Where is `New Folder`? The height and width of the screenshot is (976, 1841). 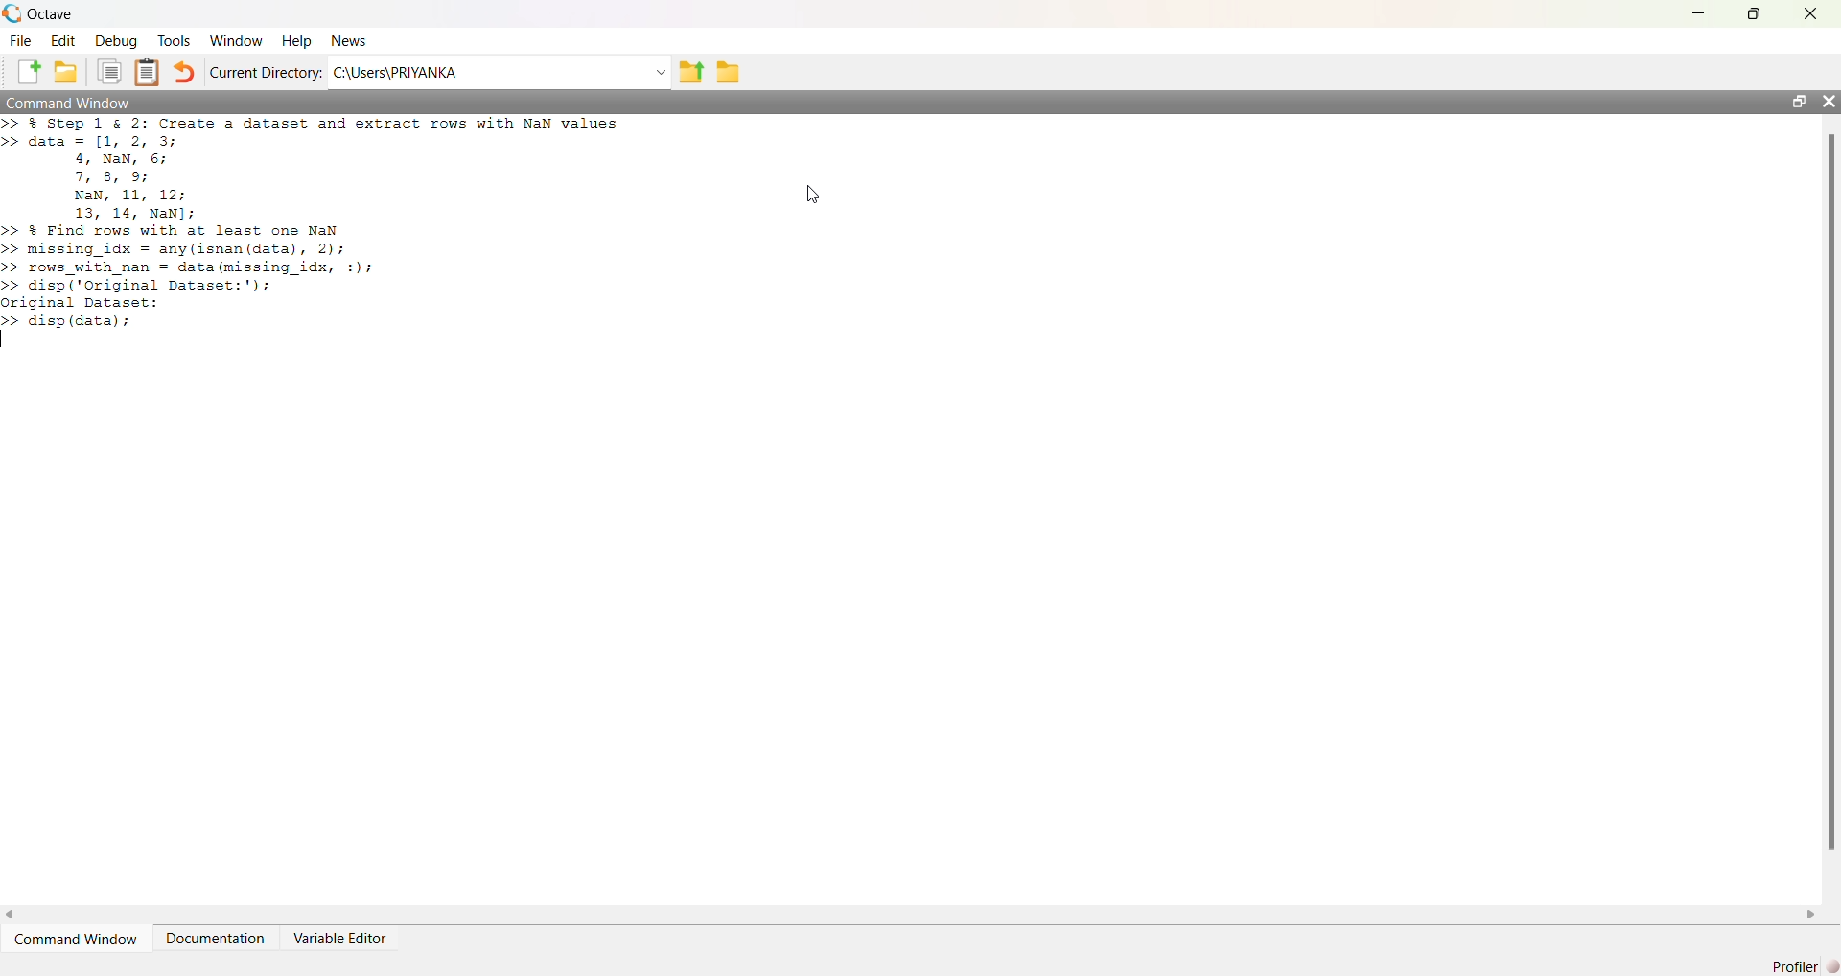
New Folder is located at coordinates (66, 72).